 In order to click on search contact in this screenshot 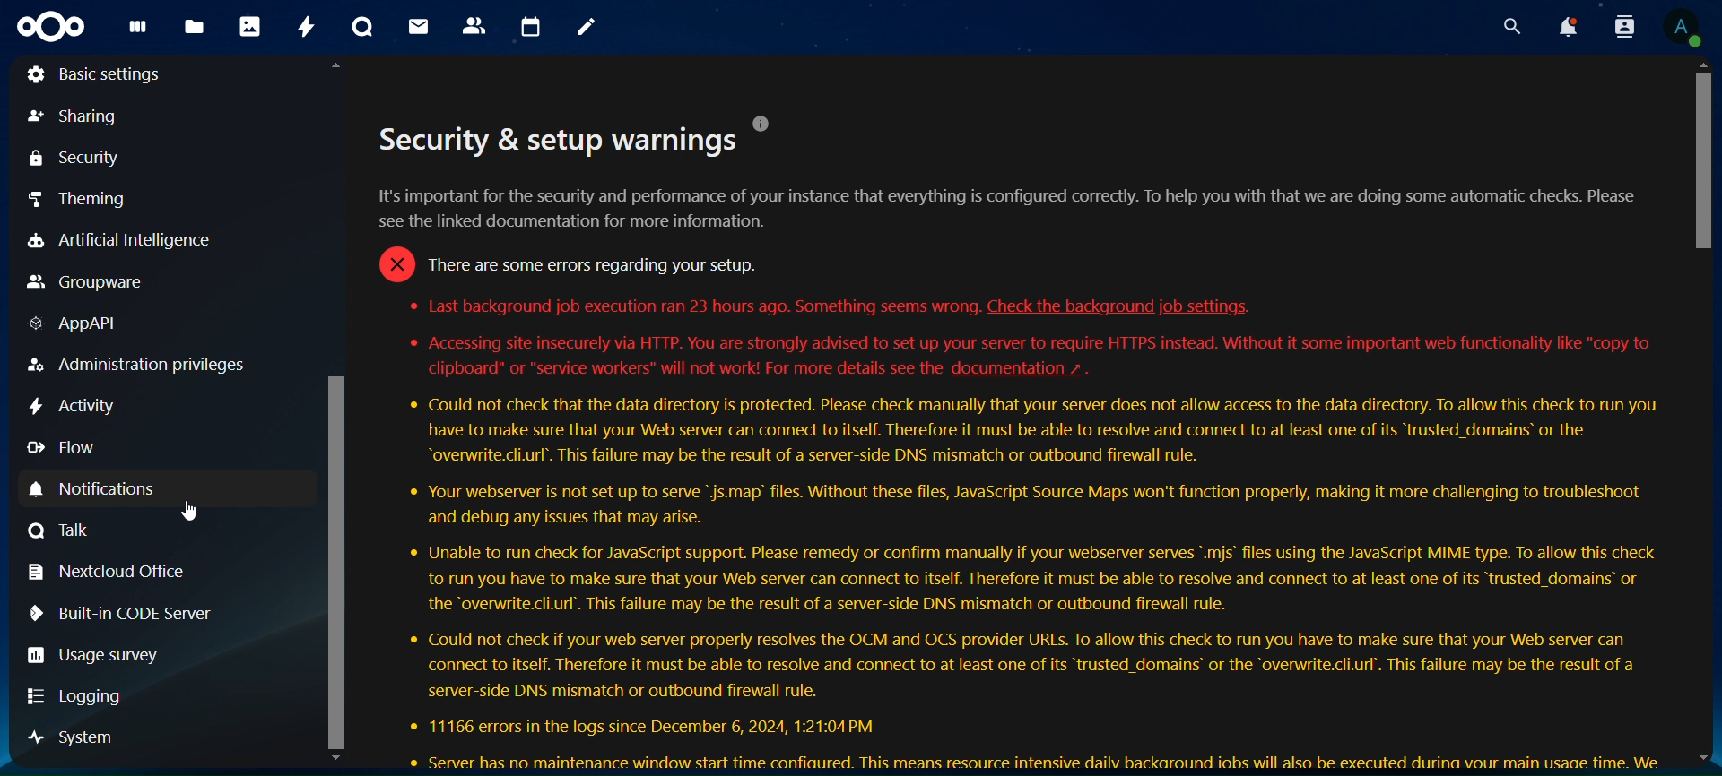, I will do `click(1622, 25)`.